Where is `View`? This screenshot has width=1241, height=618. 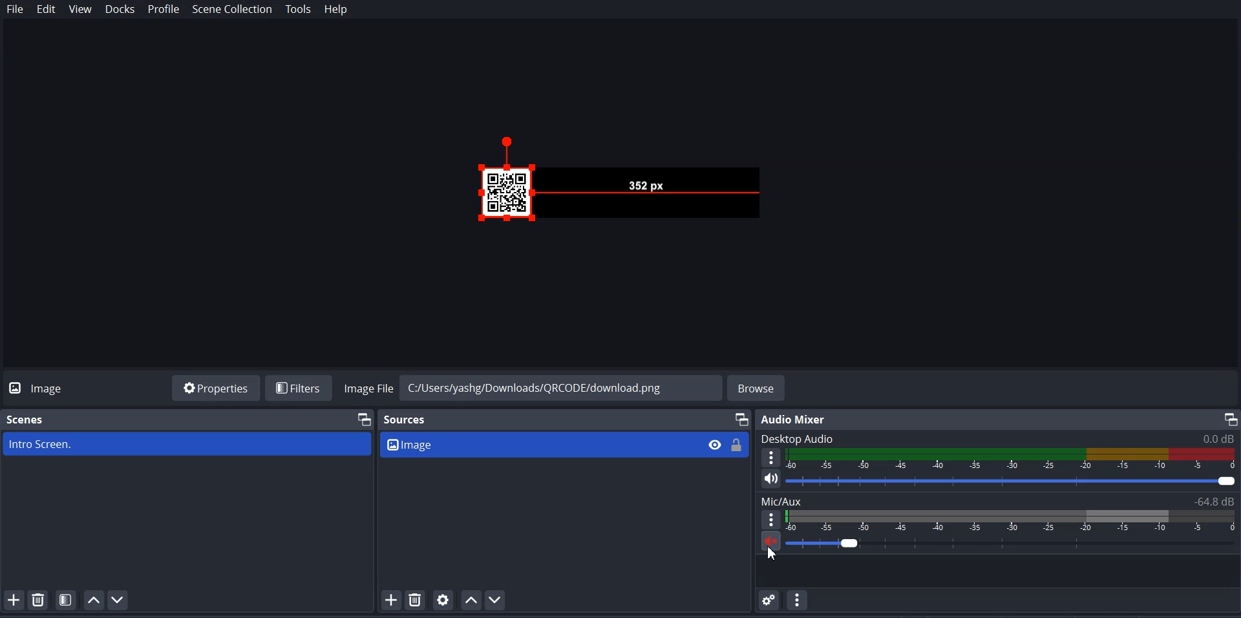
View is located at coordinates (80, 9).